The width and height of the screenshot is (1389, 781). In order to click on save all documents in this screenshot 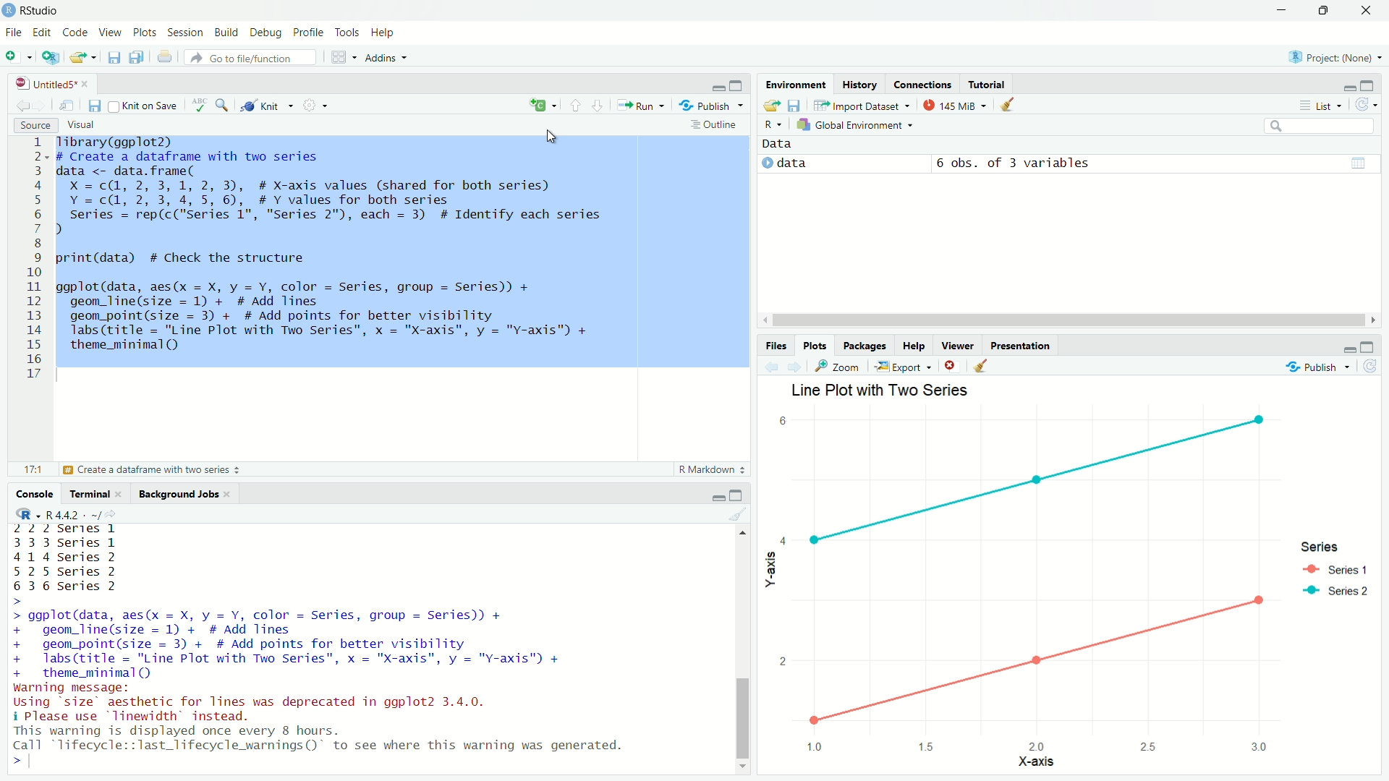, I will do `click(135, 57)`.